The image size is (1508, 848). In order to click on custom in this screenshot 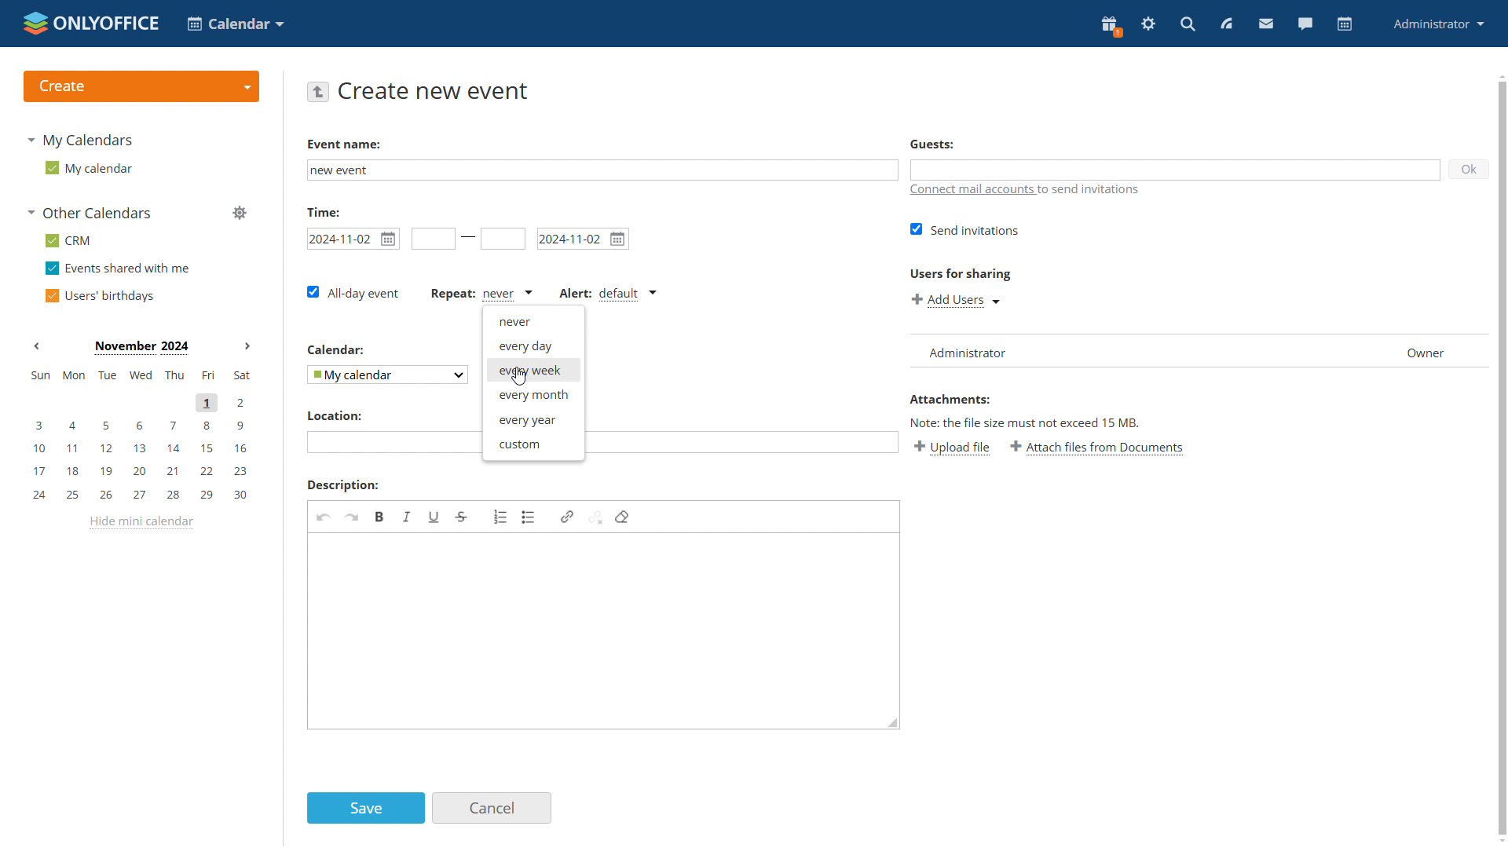, I will do `click(533, 444)`.